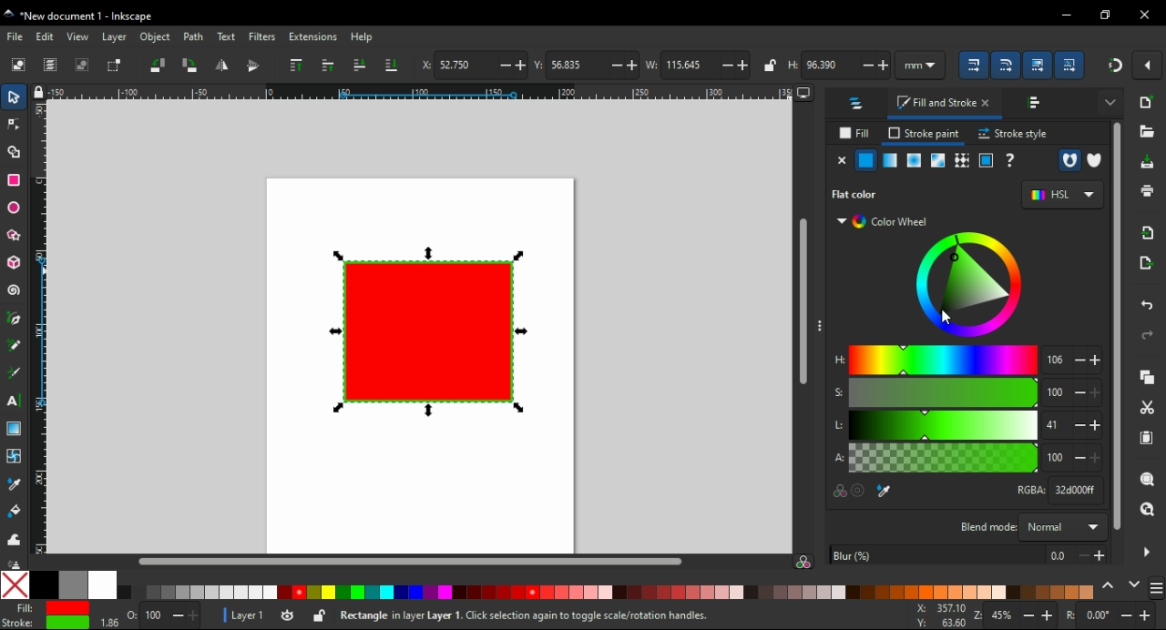  Describe the element at coordinates (1148, 305) in the screenshot. I see `undo` at that location.